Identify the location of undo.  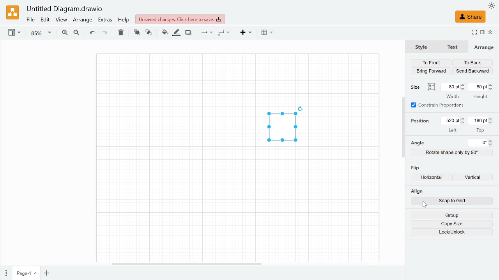
(91, 33).